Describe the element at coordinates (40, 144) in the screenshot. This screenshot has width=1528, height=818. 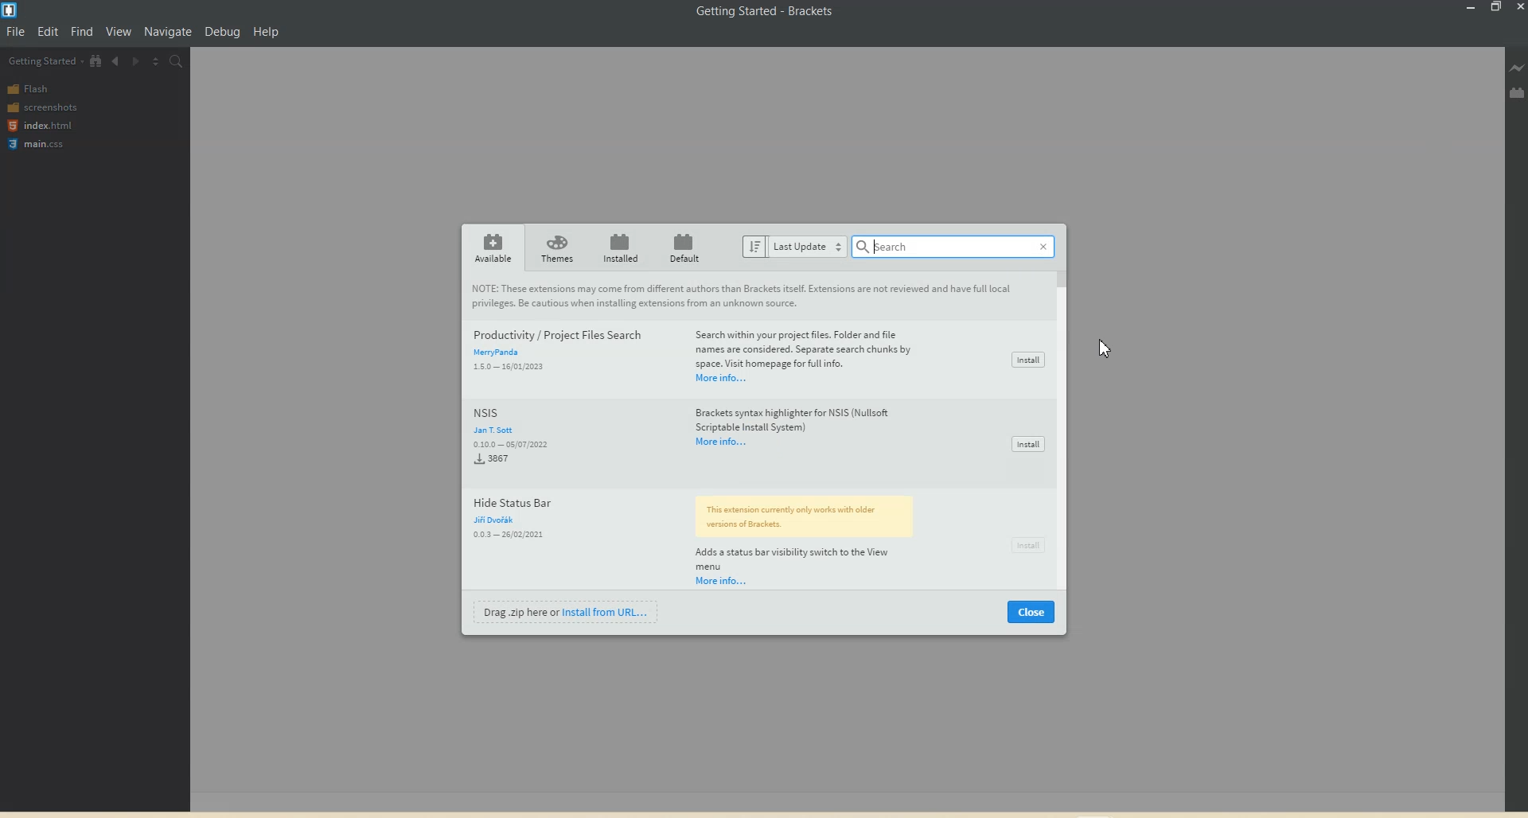
I see `main.css` at that location.